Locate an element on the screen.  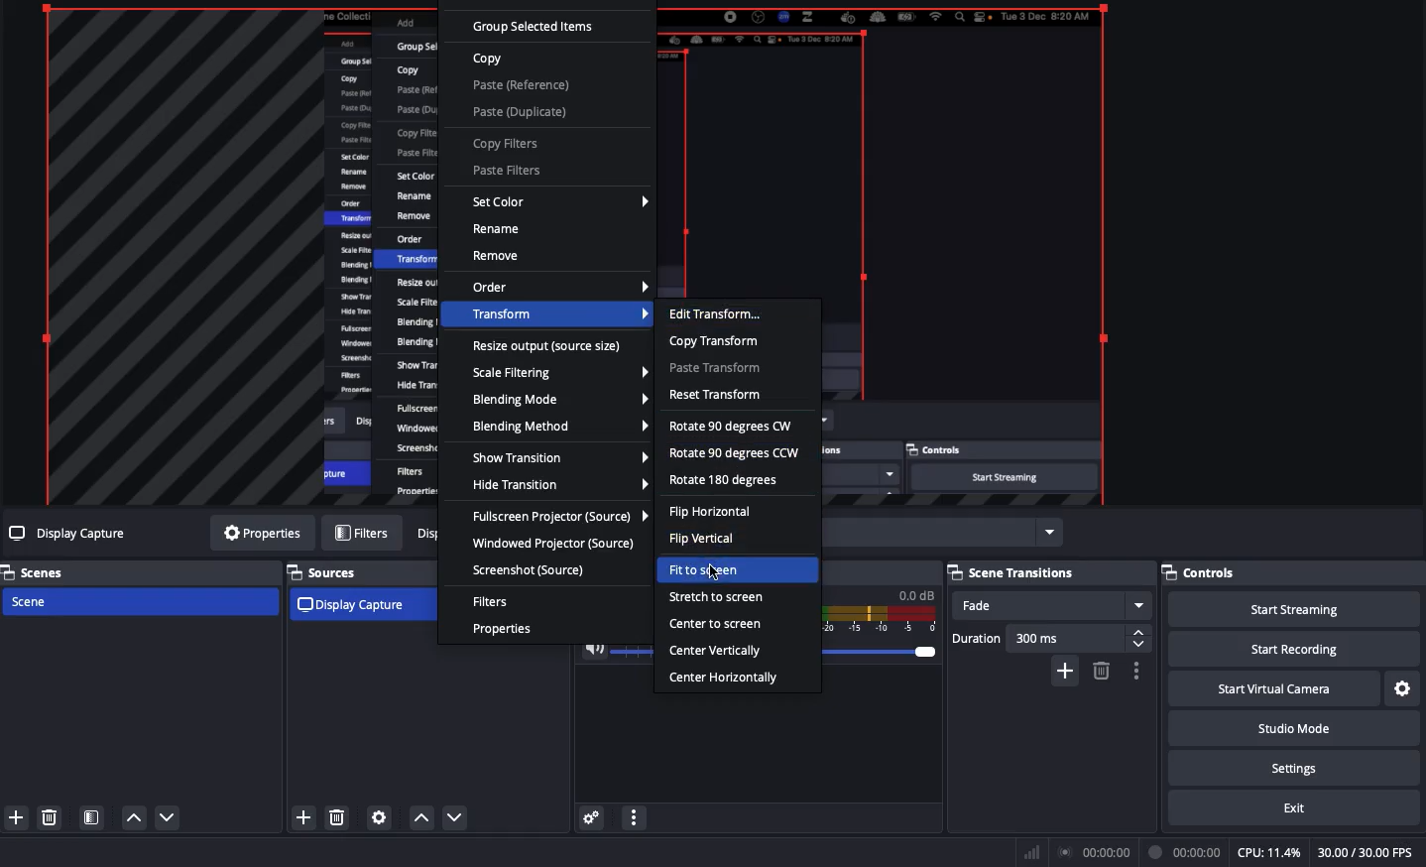
Scene is located at coordinates (139, 603).